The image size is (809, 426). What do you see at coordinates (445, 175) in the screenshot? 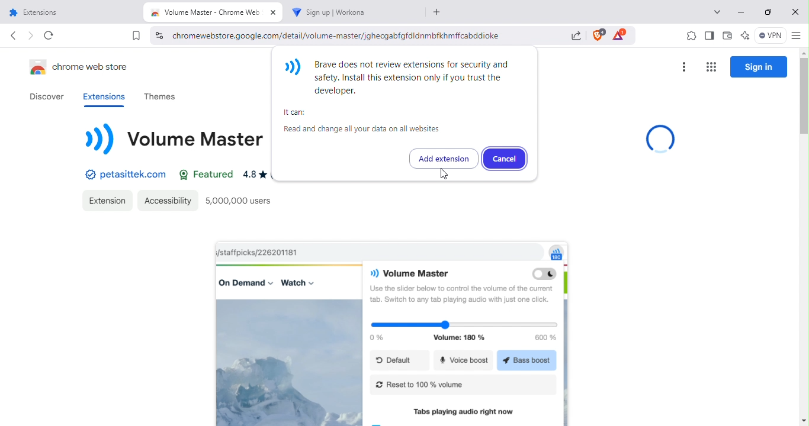
I see `cursor` at bounding box center [445, 175].